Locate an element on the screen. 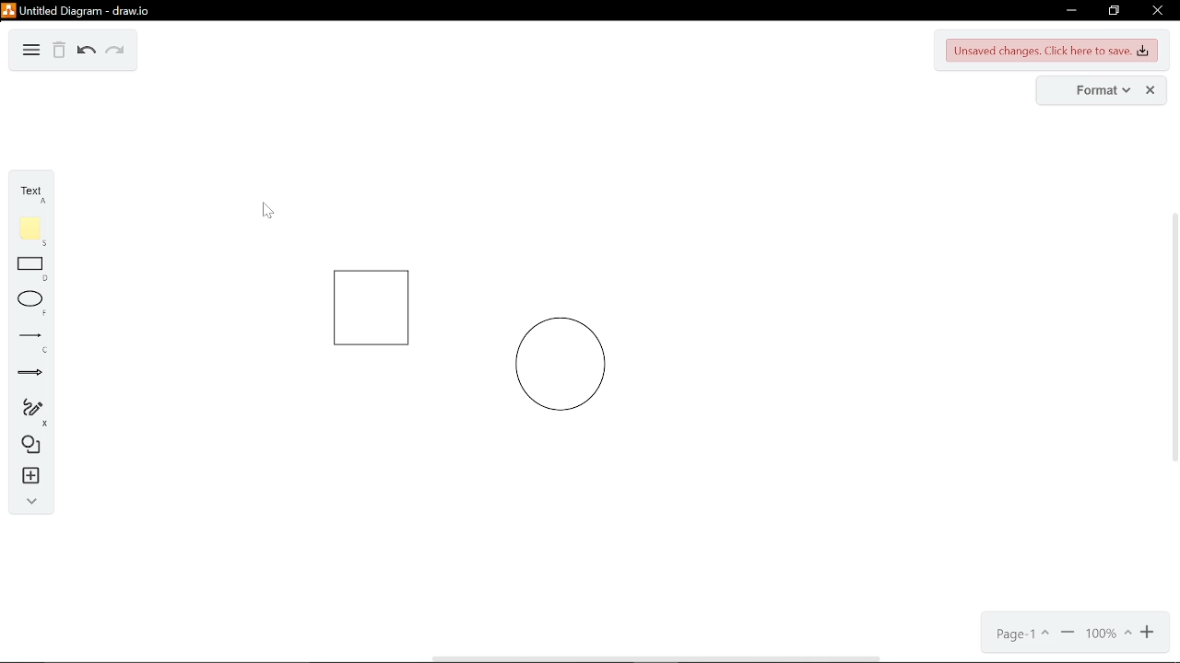 This screenshot has width=1180, height=663. arrow is located at coordinates (28, 373).